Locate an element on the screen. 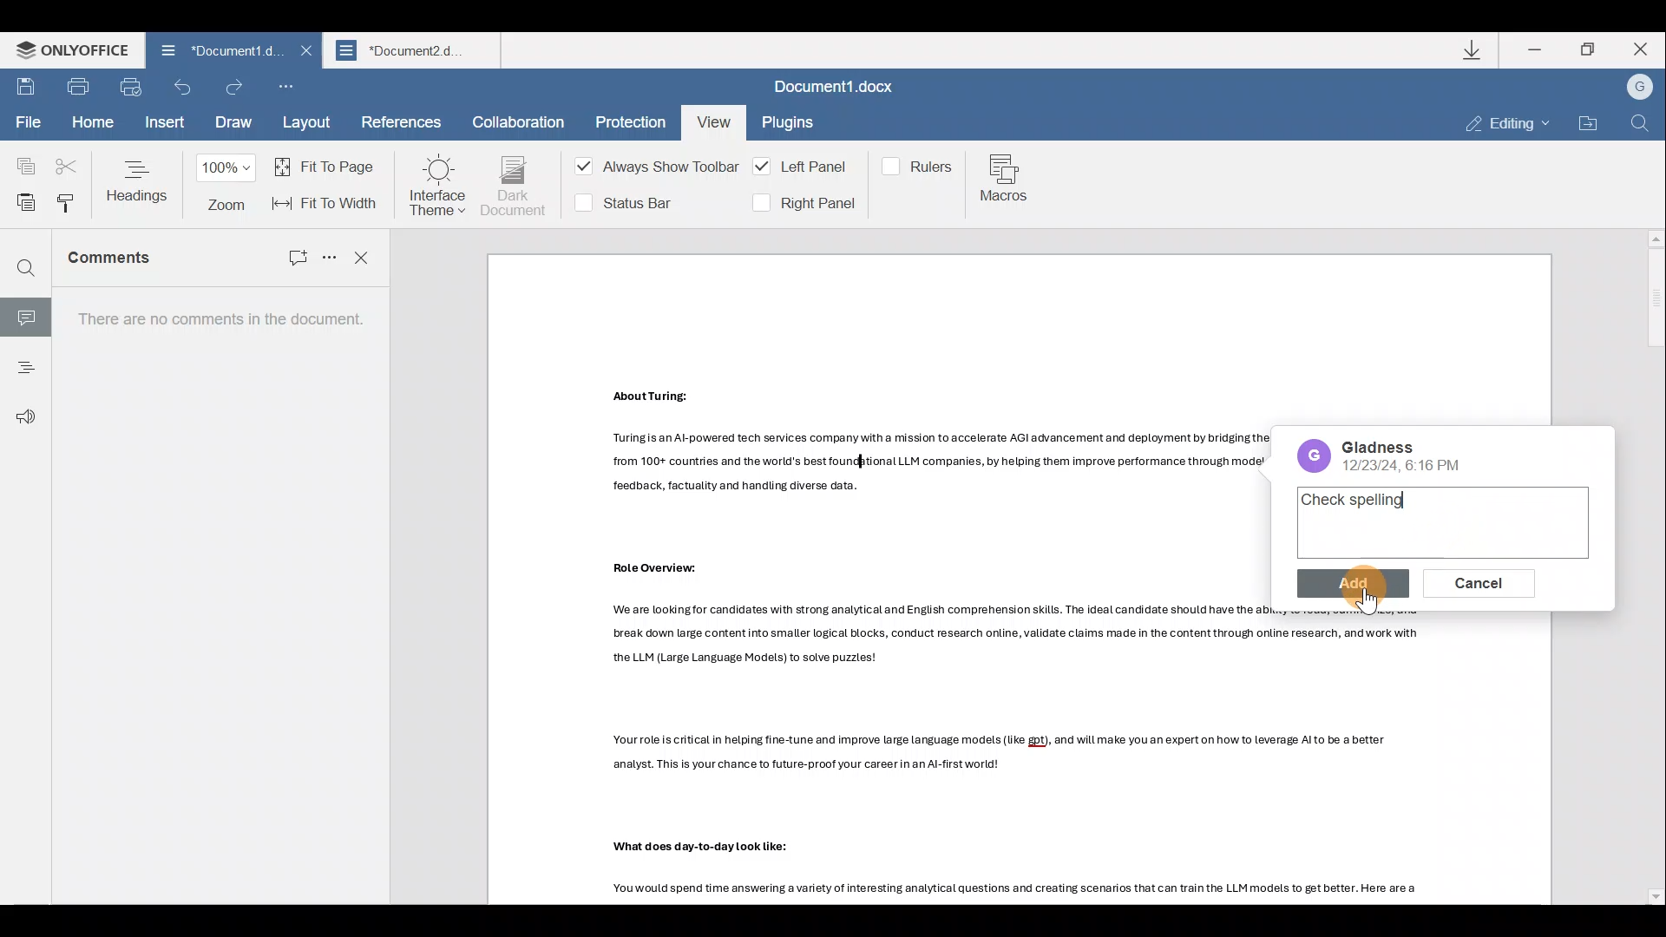 This screenshot has height=937, width=1666. Fit to width is located at coordinates (327, 203).